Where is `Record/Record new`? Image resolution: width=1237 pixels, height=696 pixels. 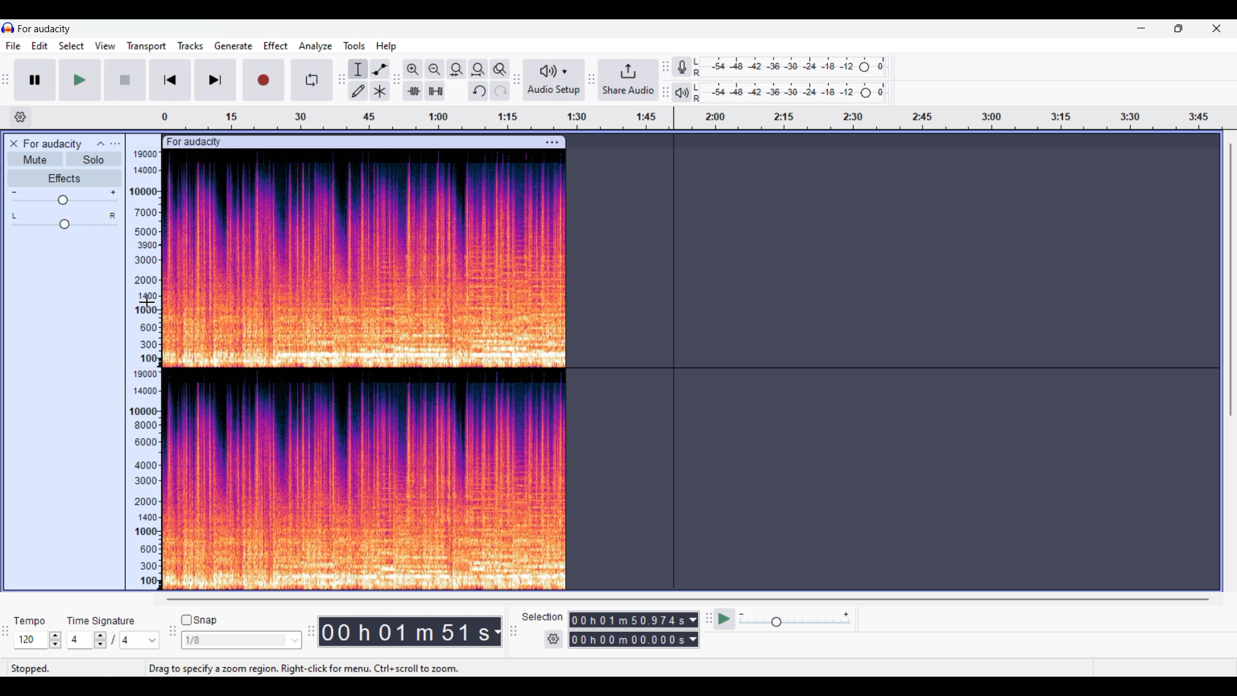 Record/Record new is located at coordinates (264, 80).